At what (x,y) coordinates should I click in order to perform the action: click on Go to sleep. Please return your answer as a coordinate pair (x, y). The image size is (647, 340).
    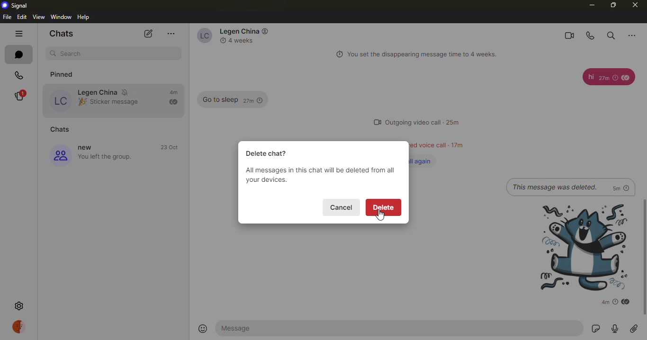
    Looking at the image, I should click on (218, 100).